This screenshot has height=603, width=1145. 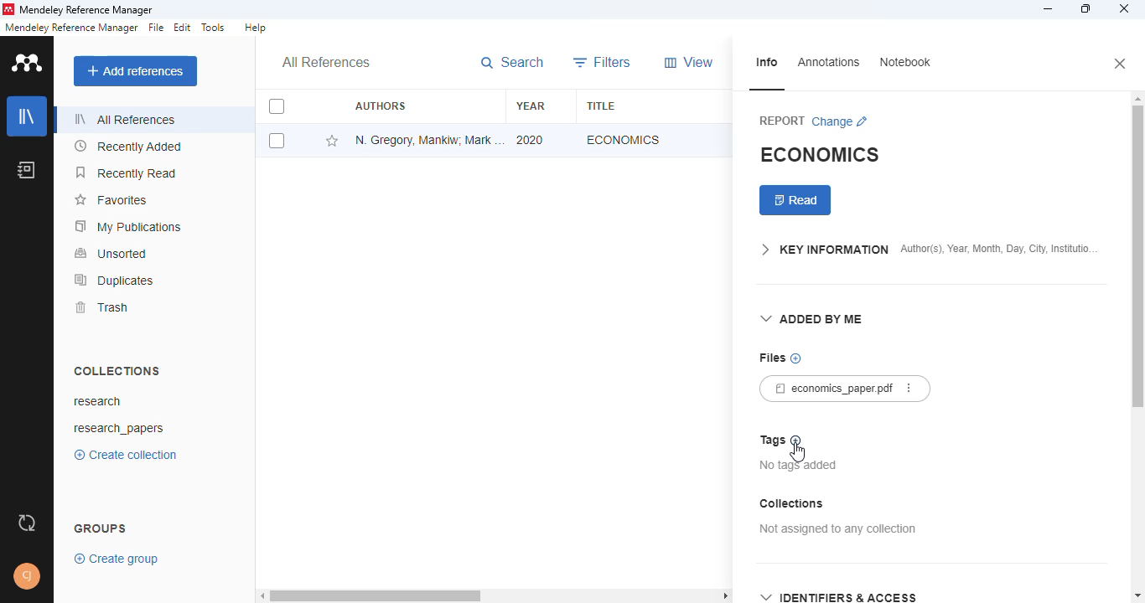 I want to click on horizontal scroll bar, so click(x=497, y=595).